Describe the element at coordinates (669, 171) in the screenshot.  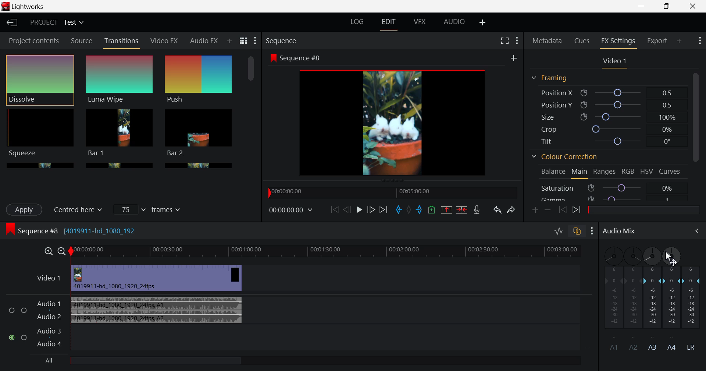
I see `Curves` at that location.